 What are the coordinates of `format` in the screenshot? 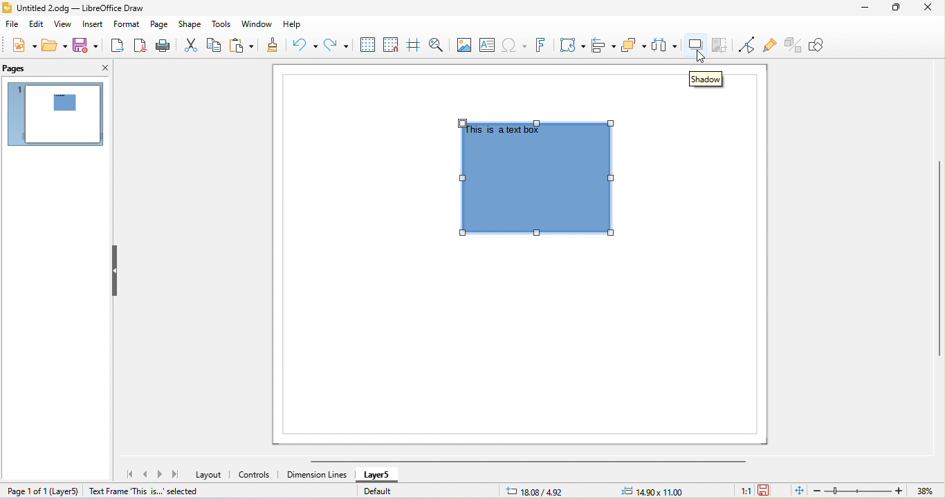 It's located at (125, 26).